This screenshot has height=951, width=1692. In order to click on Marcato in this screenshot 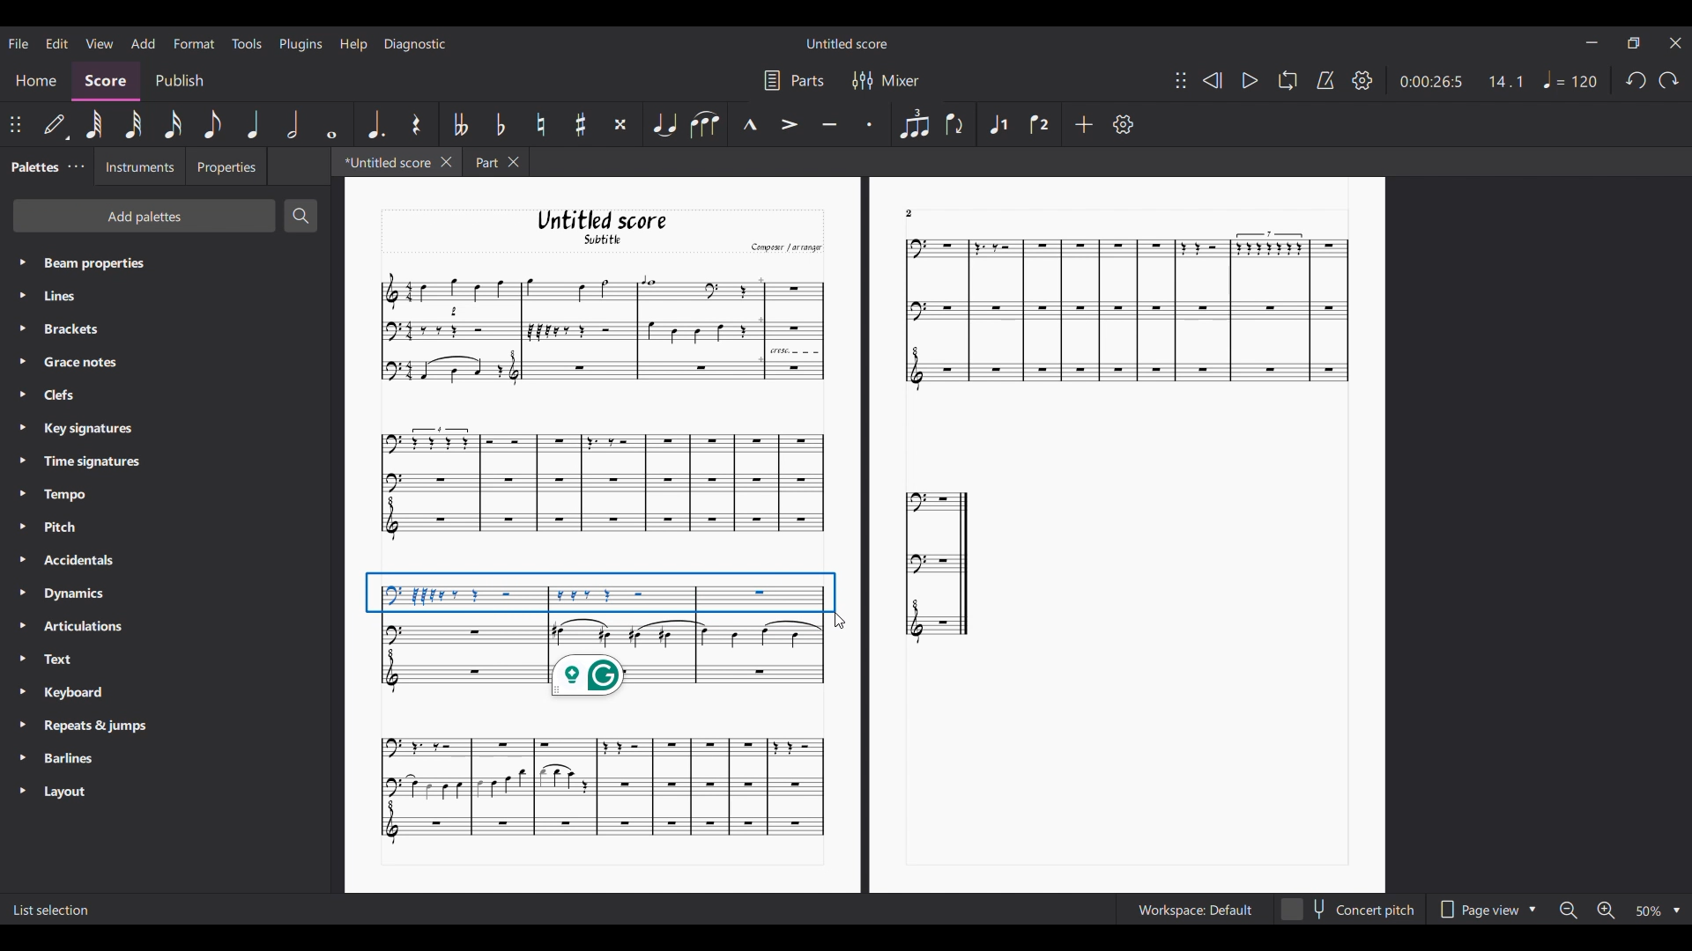, I will do `click(749, 125)`.